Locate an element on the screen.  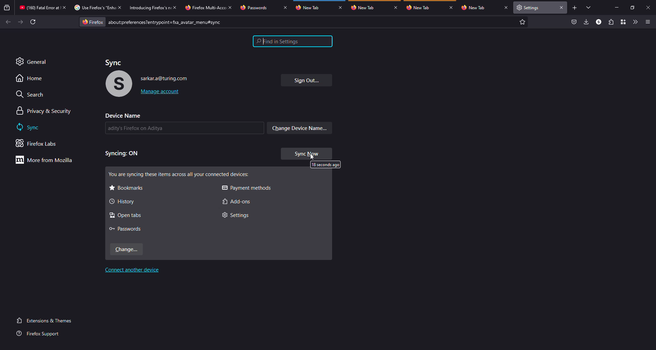
maximize is located at coordinates (633, 7).